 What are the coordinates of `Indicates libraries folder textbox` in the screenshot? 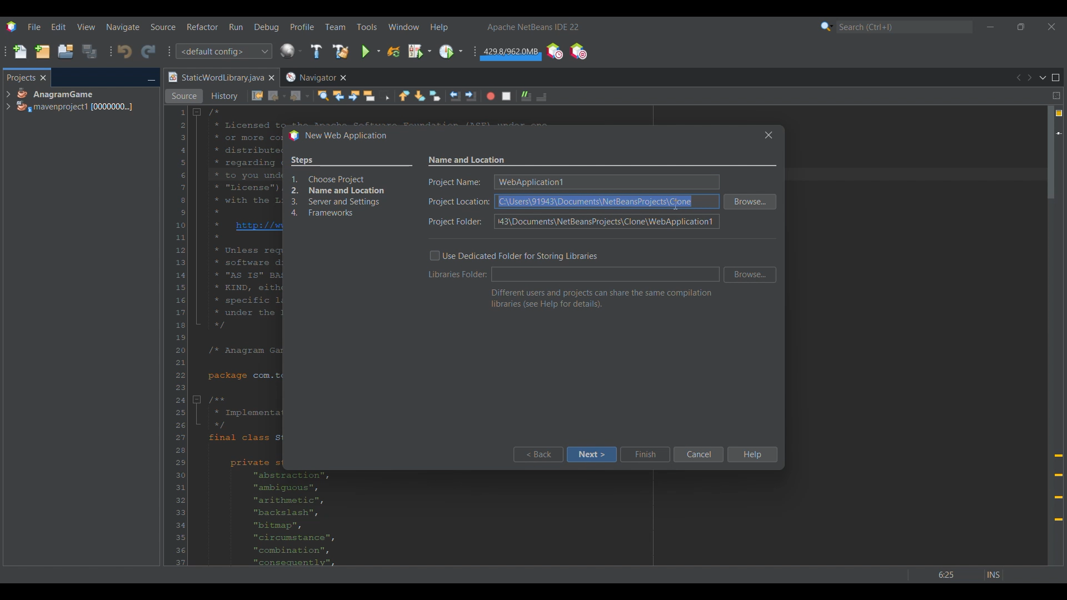 It's located at (458, 274).